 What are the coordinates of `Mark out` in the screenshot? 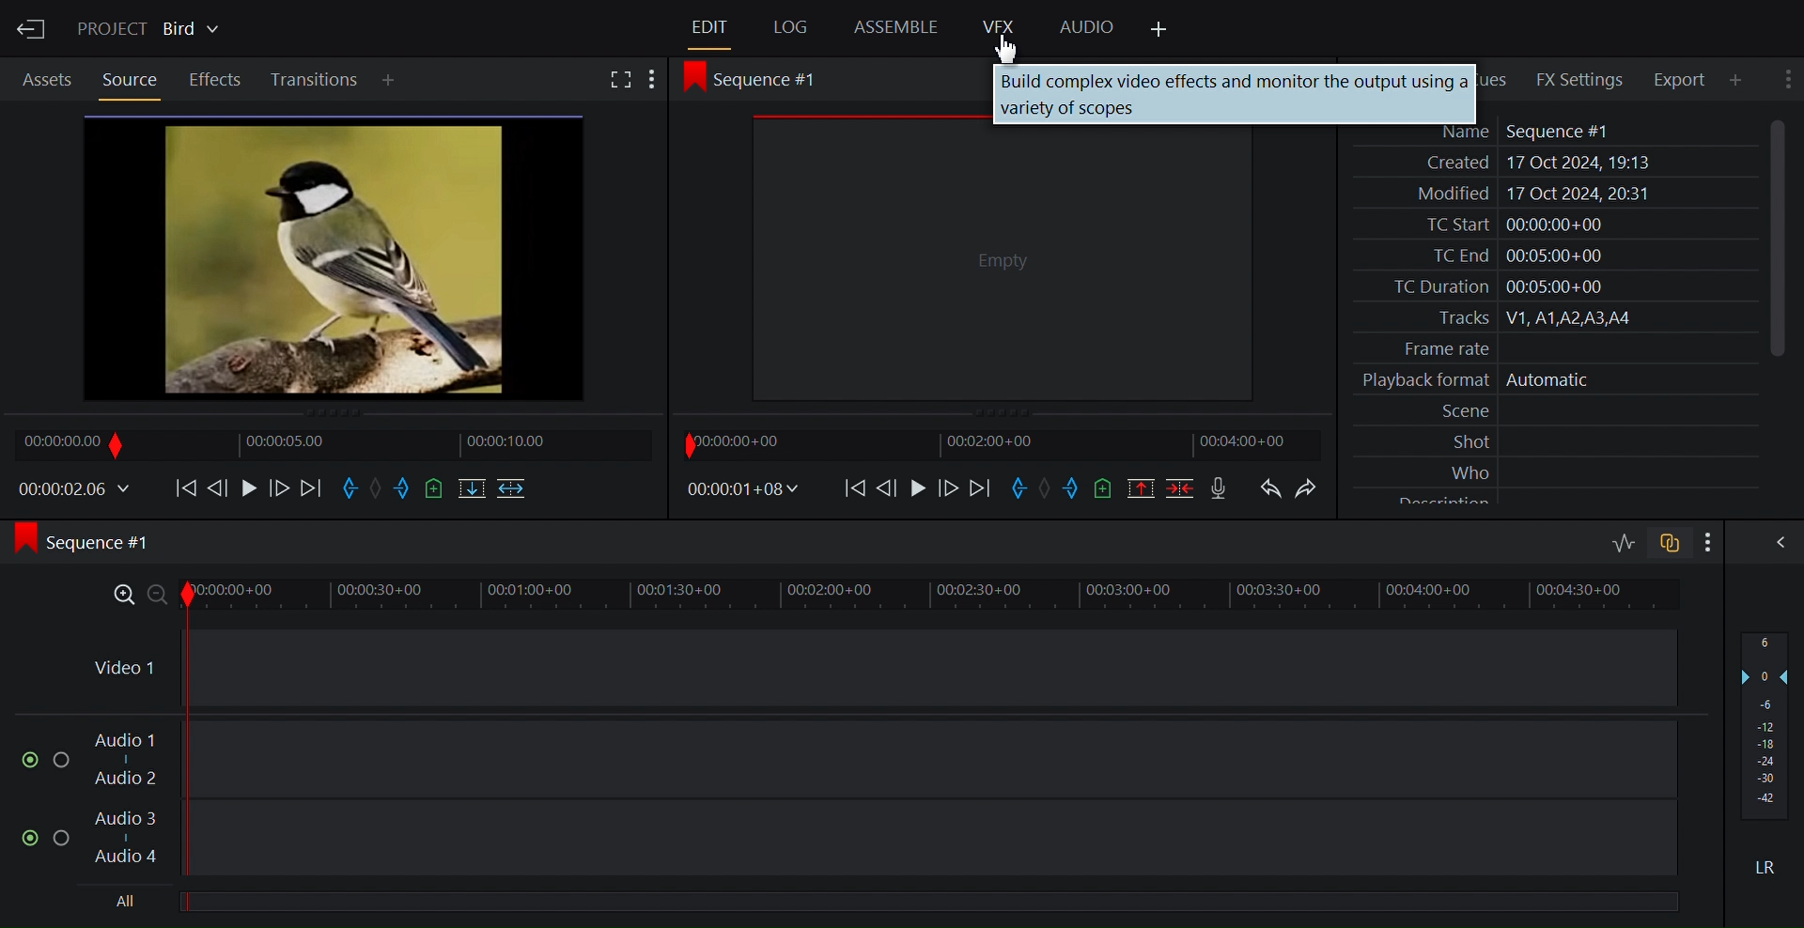 It's located at (1073, 490).